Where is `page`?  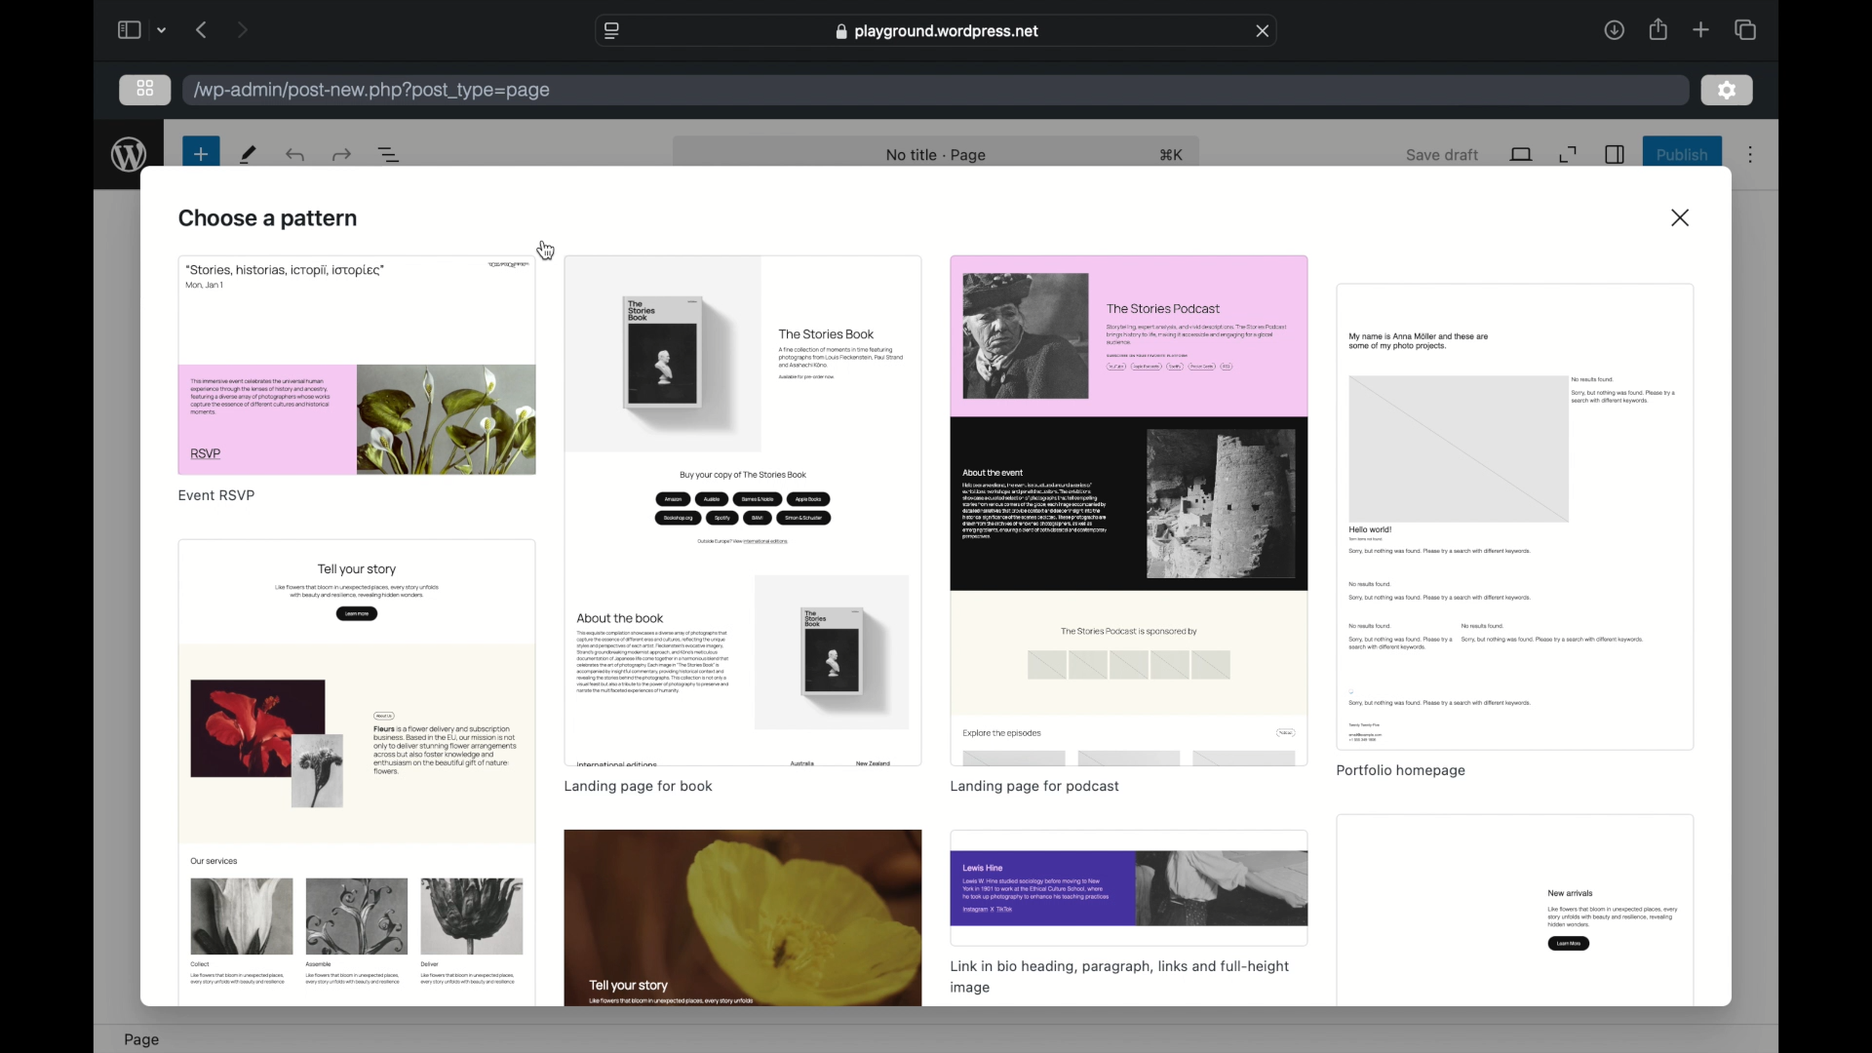
page is located at coordinates (141, 1039).